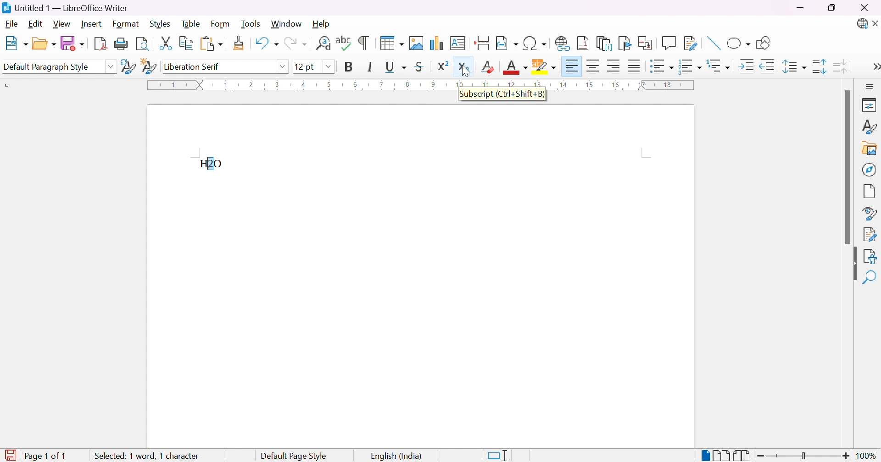  Describe the element at coordinates (395, 66) in the screenshot. I see `Underline` at that location.